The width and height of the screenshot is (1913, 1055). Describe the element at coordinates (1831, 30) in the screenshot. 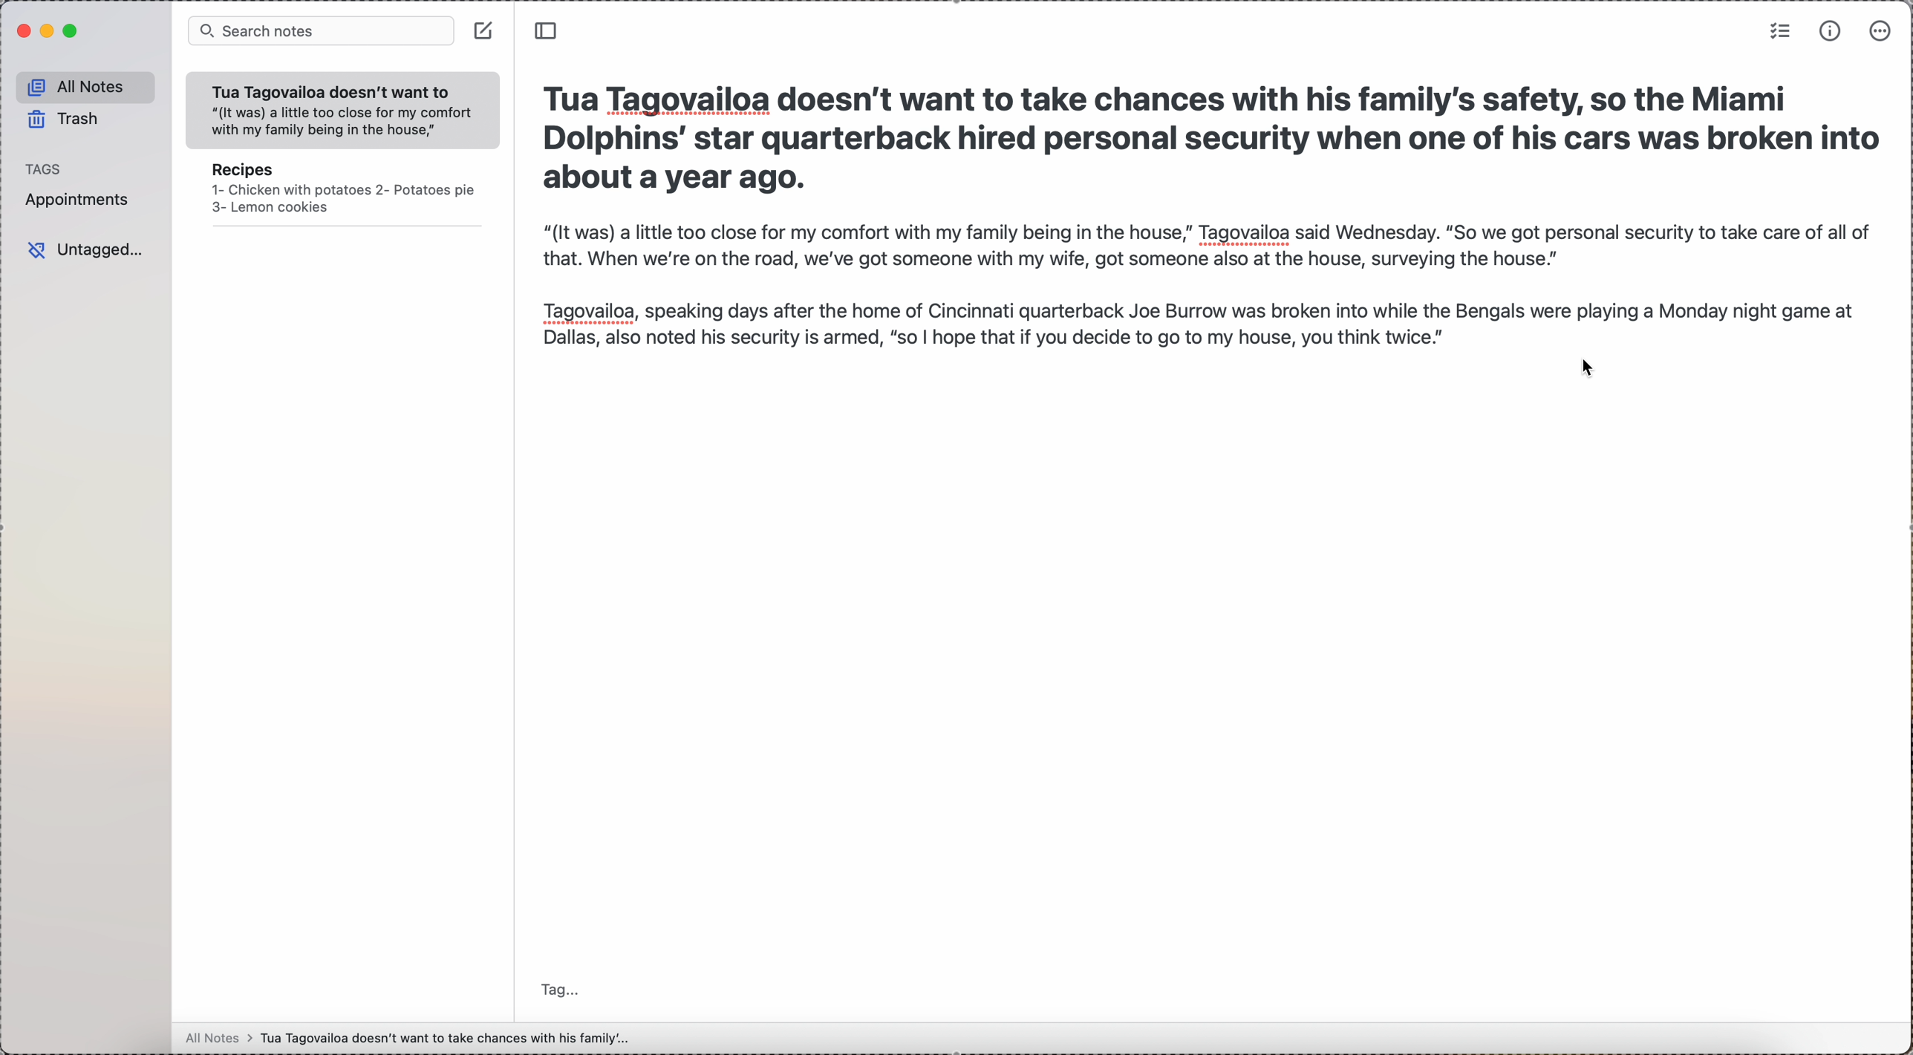

I see `metrics` at that location.